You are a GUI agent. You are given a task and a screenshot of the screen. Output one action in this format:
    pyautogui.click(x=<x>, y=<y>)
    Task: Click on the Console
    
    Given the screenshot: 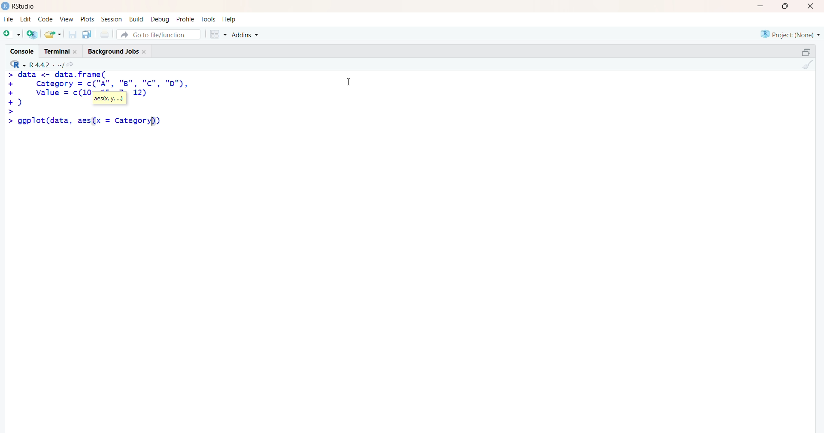 What is the action you would take?
    pyautogui.click(x=24, y=50)
    